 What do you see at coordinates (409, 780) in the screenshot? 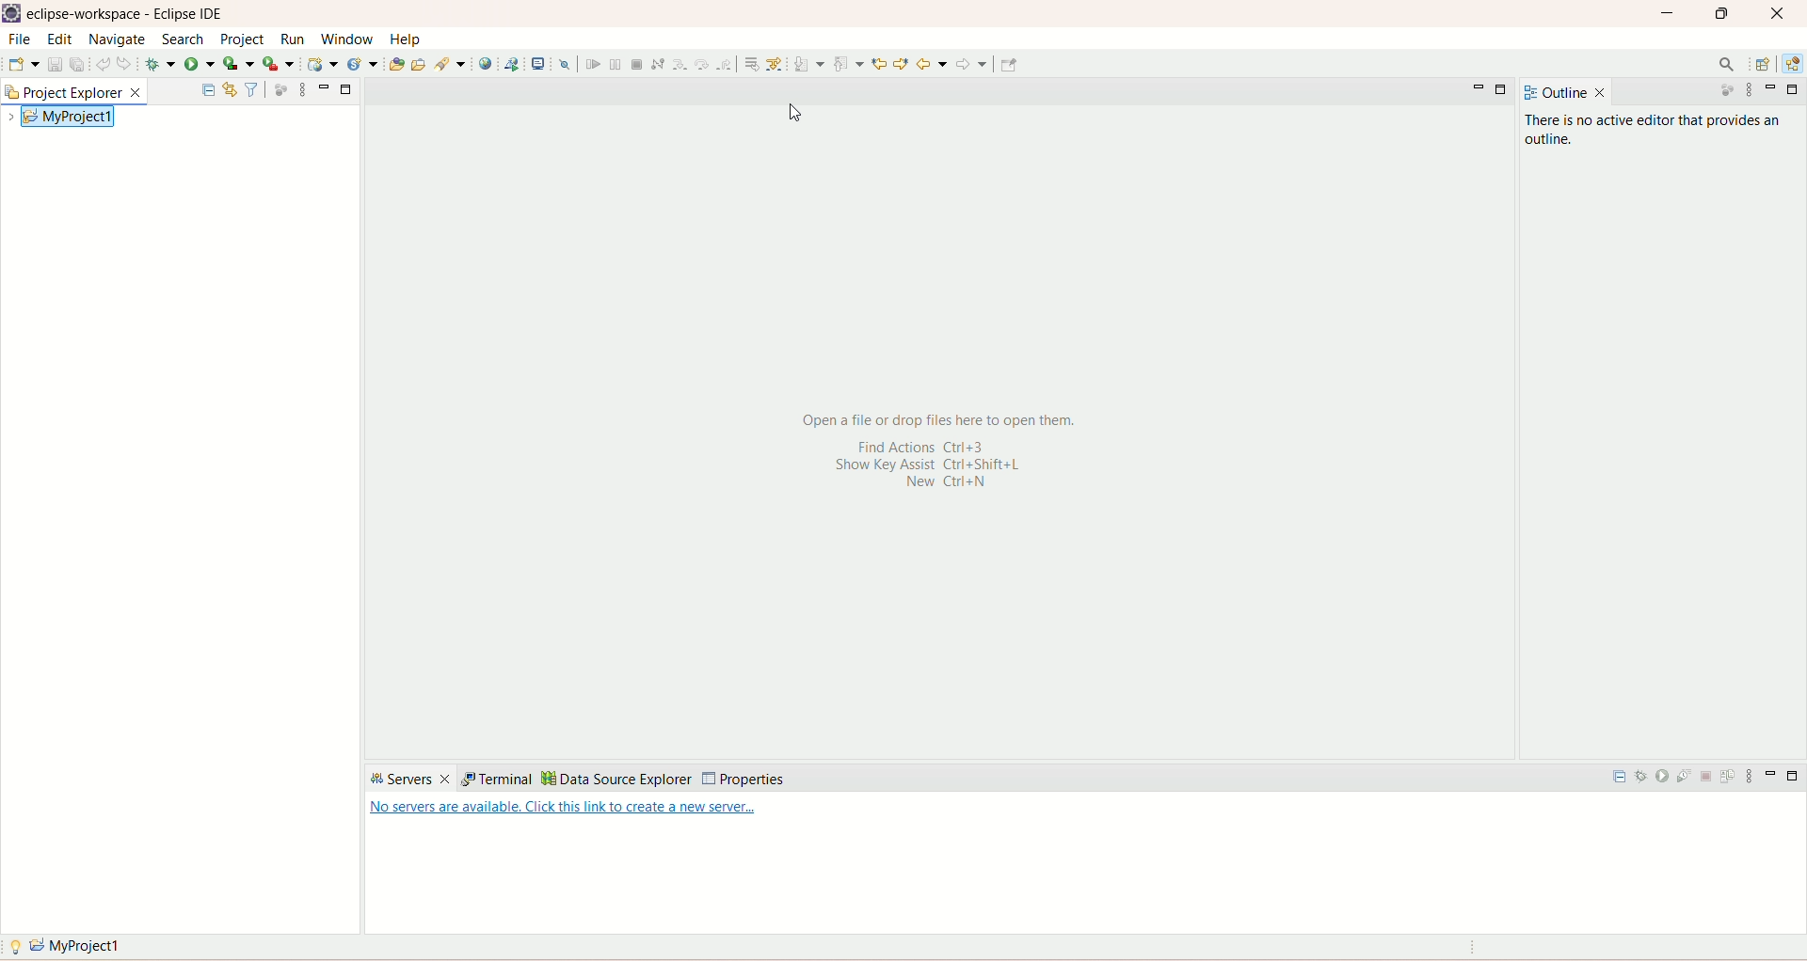
I see `servers` at bounding box center [409, 780].